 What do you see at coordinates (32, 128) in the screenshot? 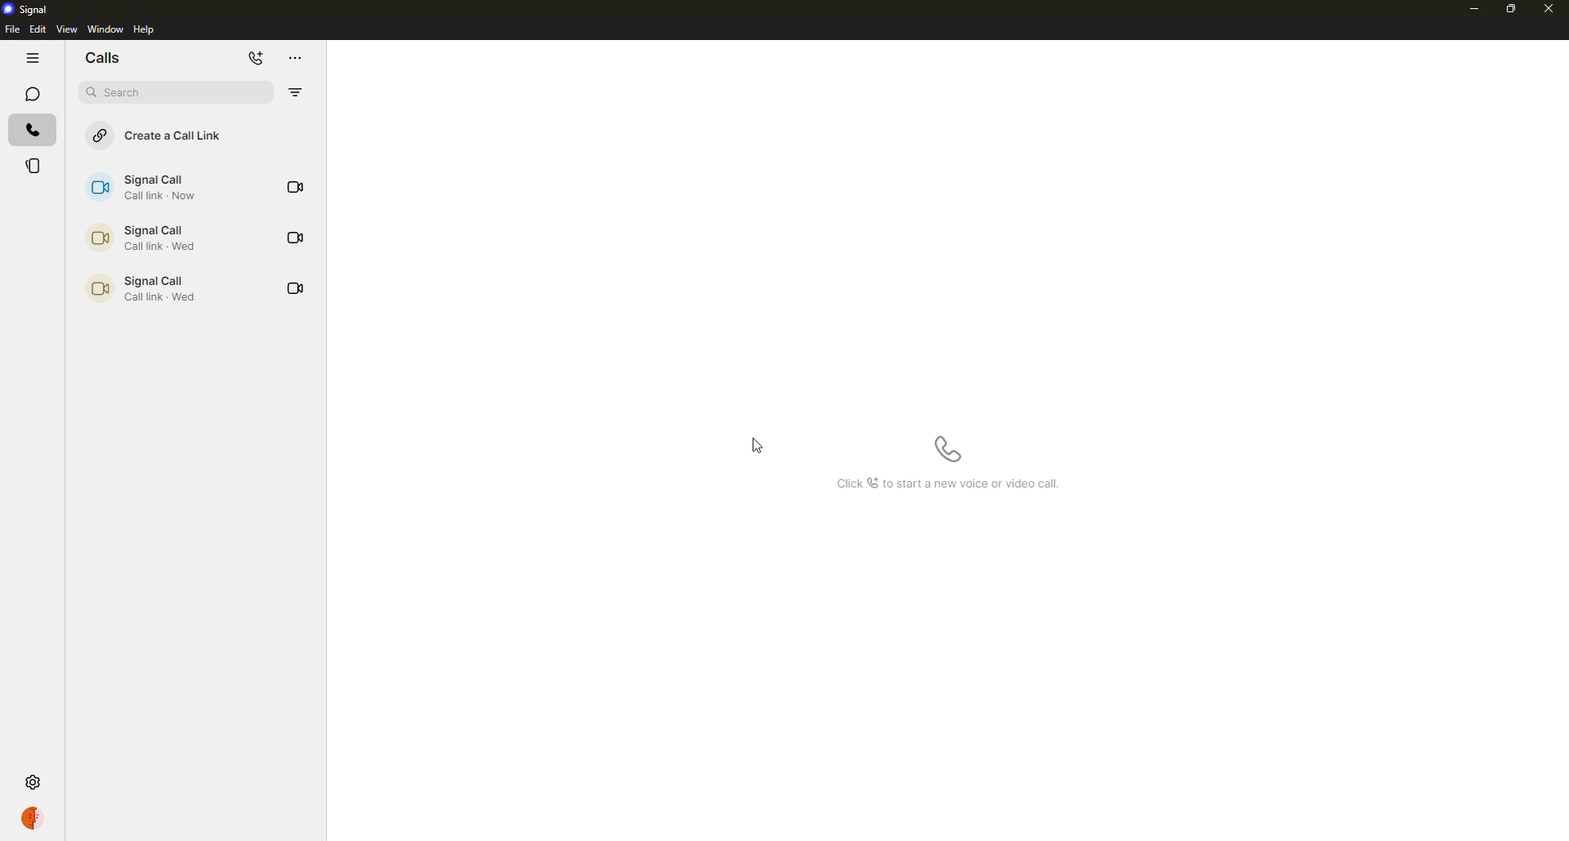
I see `calls` at bounding box center [32, 128].